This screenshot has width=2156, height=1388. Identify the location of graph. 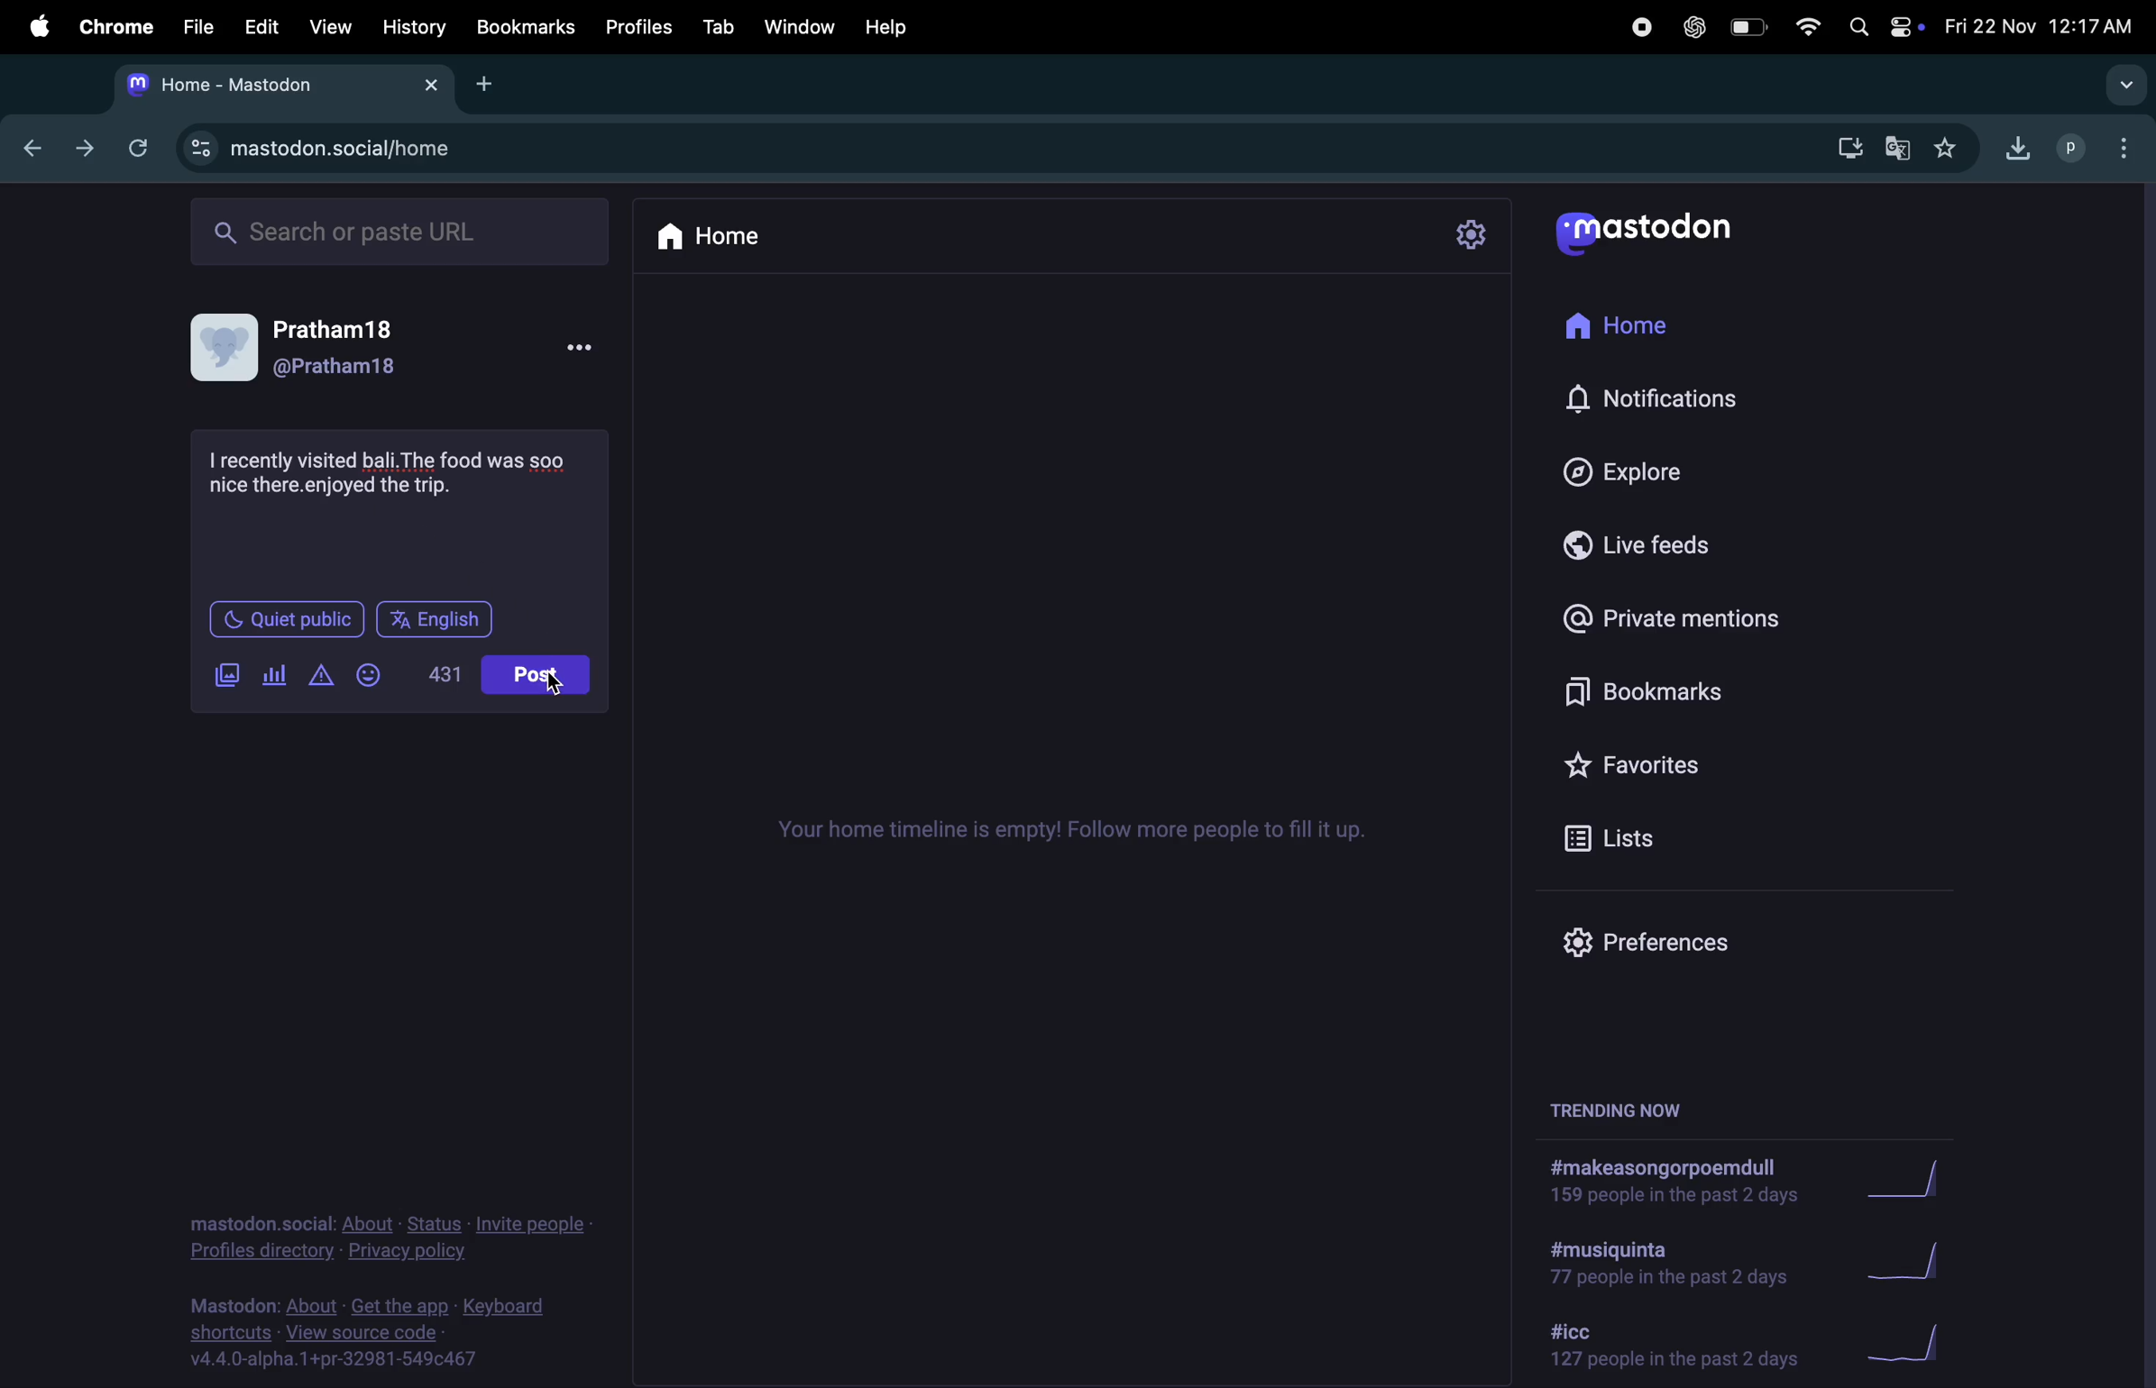
(1894, 1179).